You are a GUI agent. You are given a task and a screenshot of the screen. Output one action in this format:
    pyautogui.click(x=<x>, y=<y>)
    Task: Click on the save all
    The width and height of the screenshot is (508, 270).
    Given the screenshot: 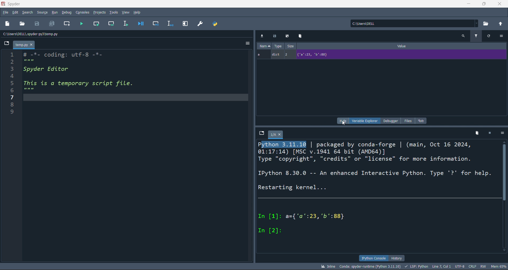 What is the action you would take?
    pyautogui.click(x=288, y=36)
    